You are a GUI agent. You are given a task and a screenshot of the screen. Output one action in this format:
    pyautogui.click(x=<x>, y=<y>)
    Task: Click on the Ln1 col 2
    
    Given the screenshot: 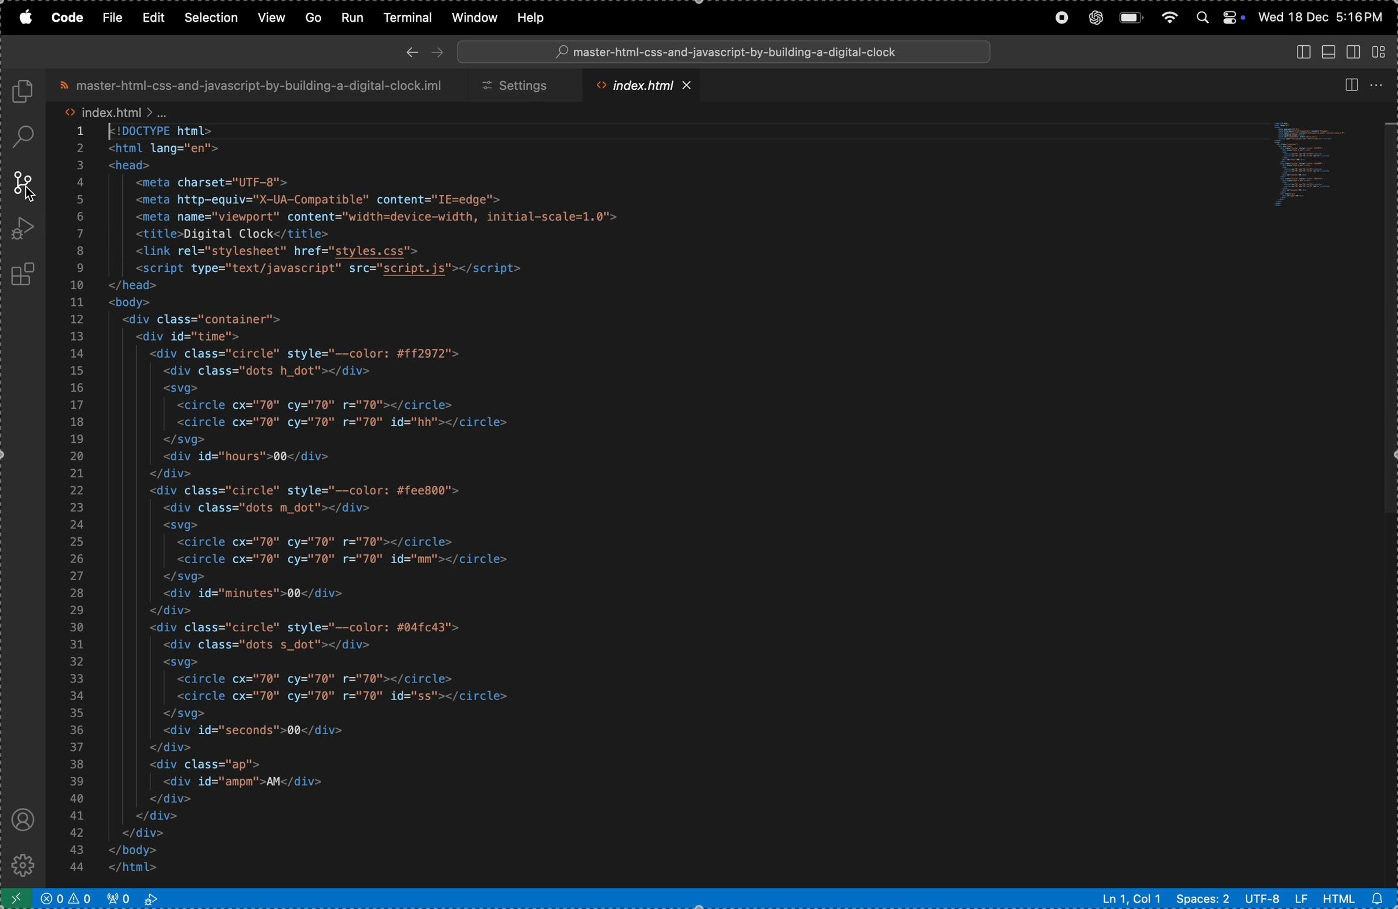 What is the action you would take?
    pyautogui.click(x=1131, y=899)
    